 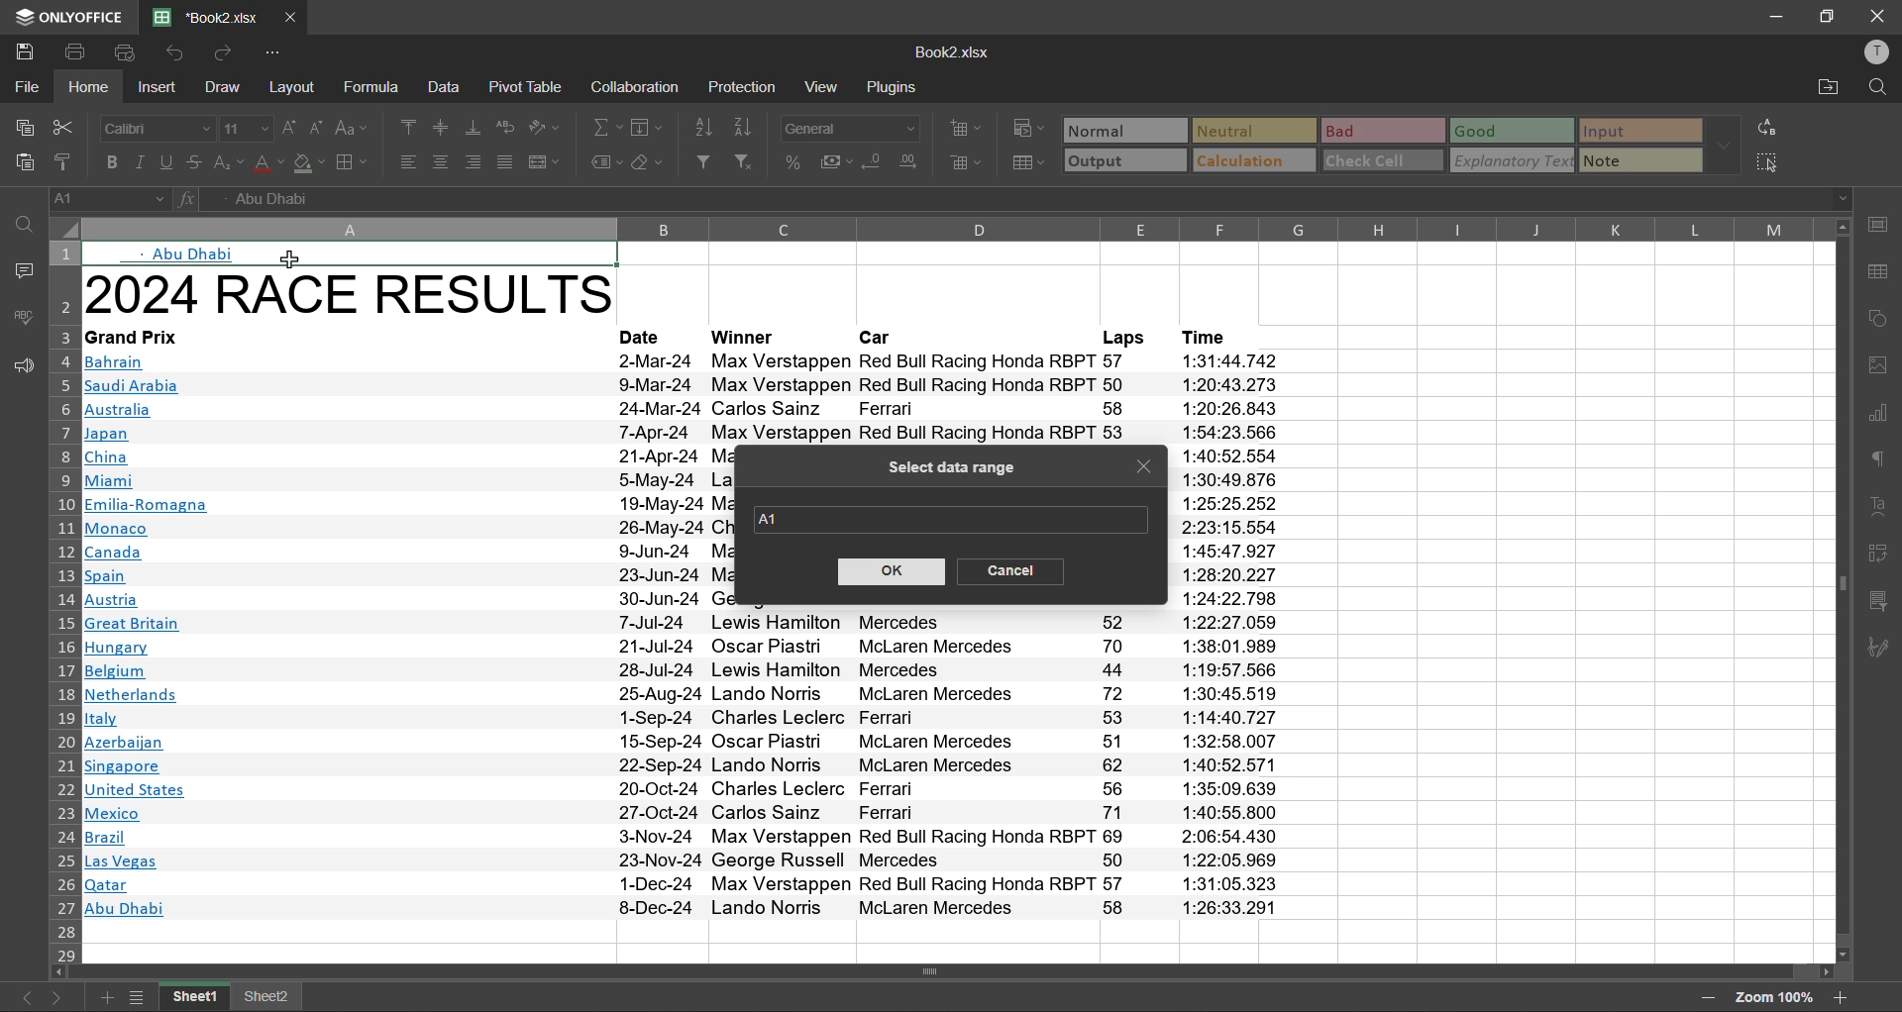 I want to click on change case, so click(x=358, y=129).